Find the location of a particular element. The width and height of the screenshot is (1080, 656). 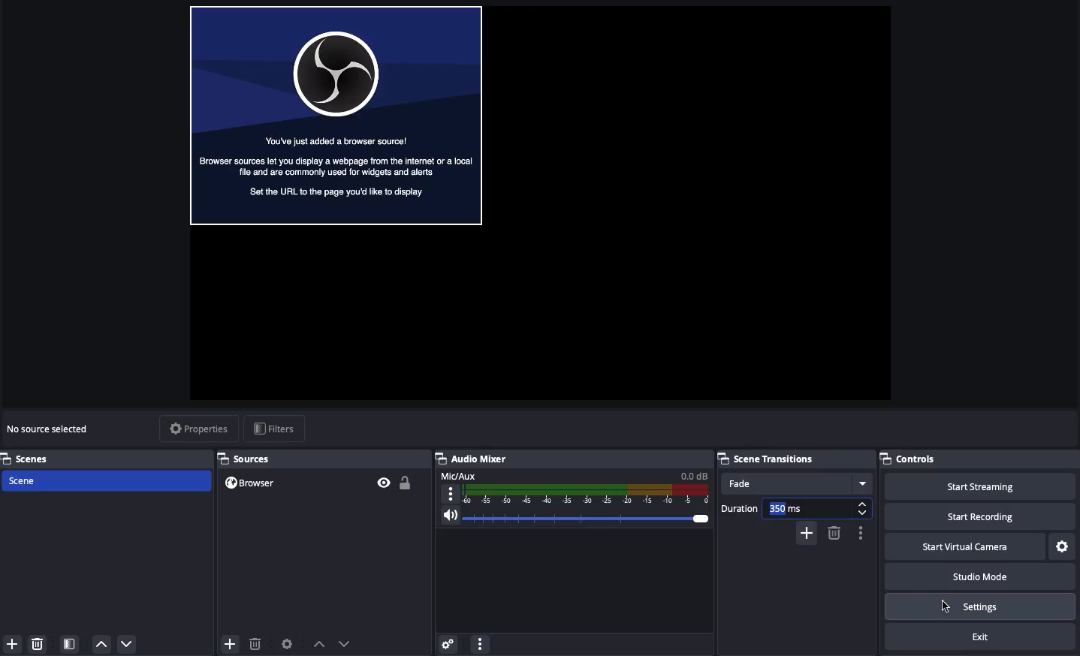

Delete is located at coordinates (255, 643).